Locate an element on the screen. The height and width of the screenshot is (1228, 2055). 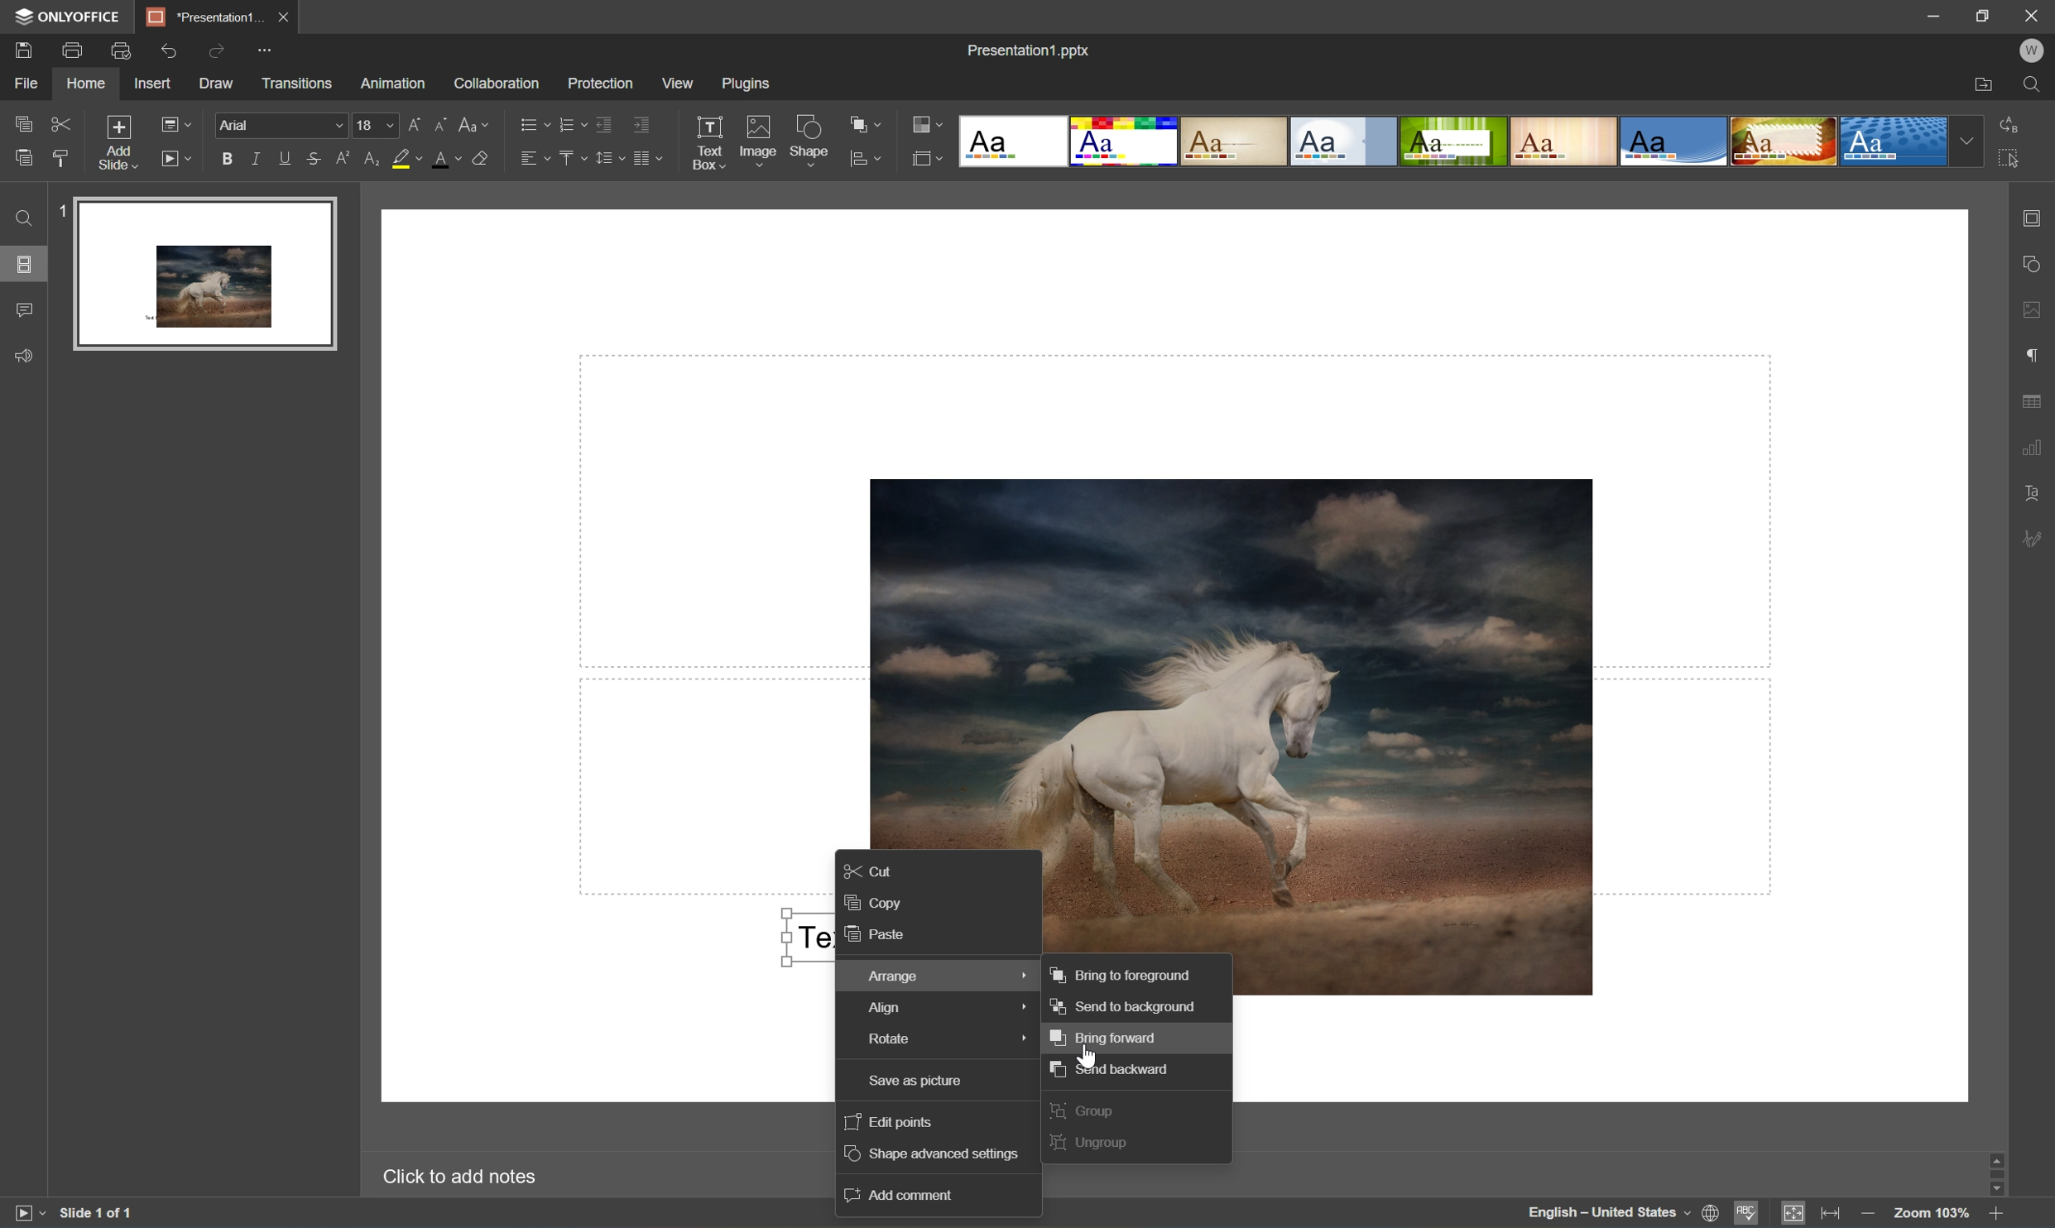
Bring to forward is located at coordinates (1121, 975).